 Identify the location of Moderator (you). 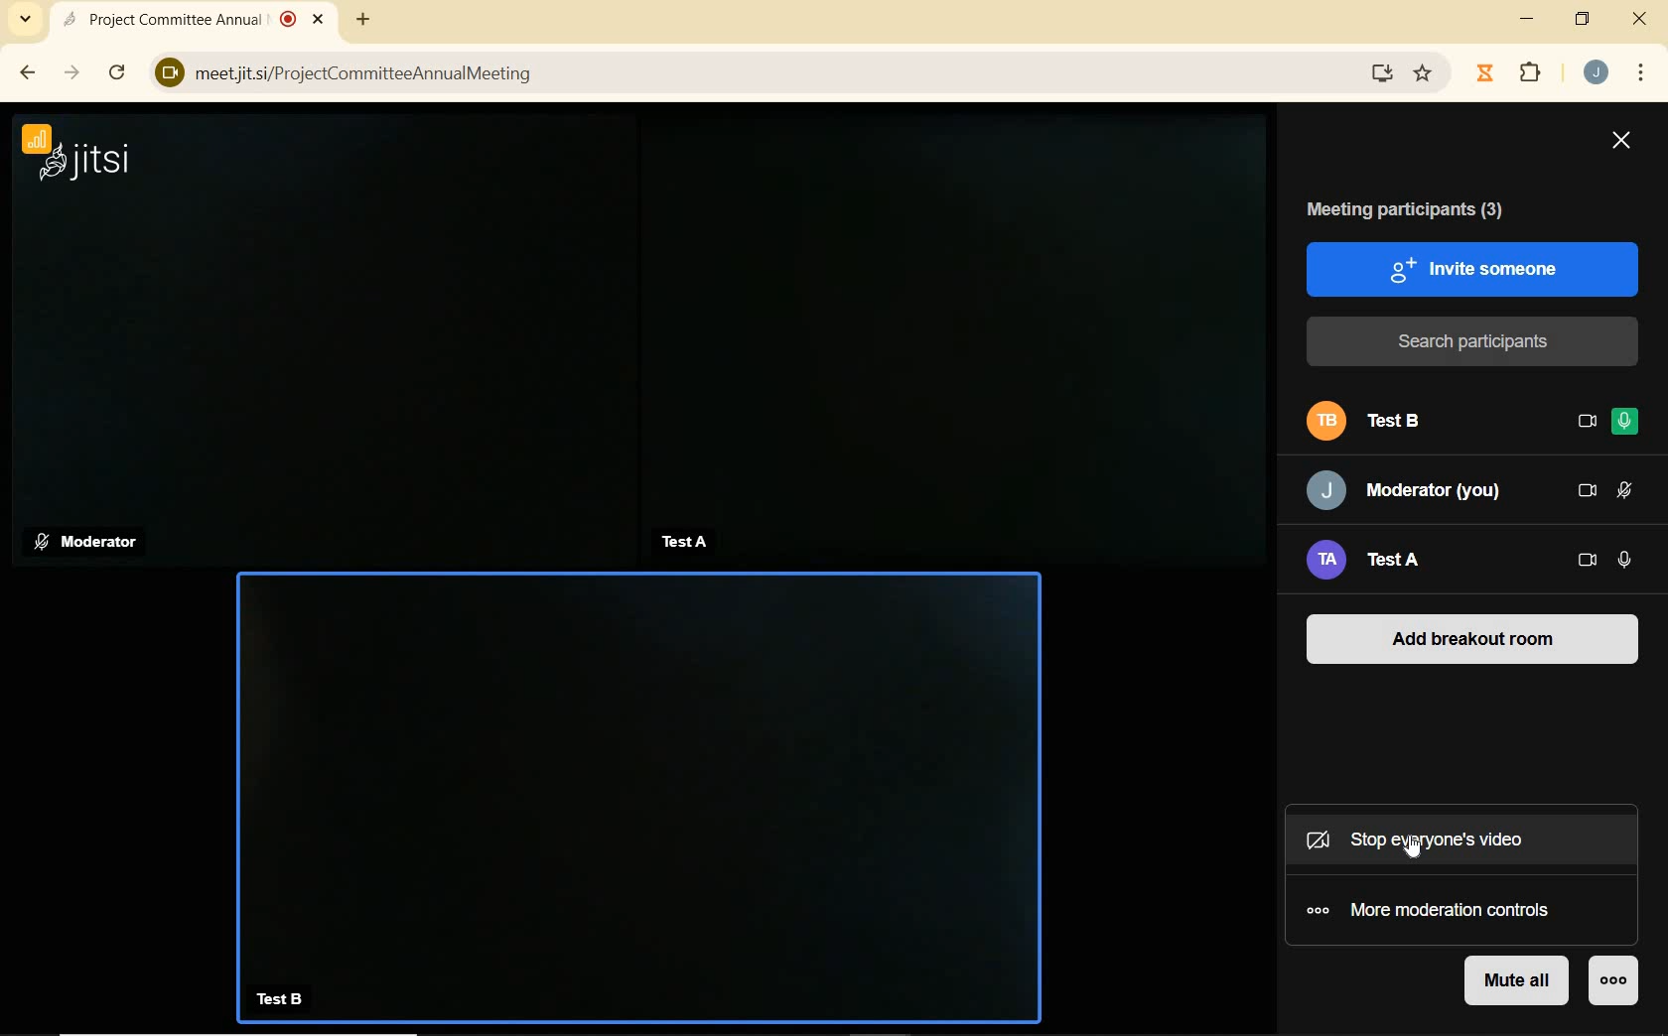
(1408, 490).